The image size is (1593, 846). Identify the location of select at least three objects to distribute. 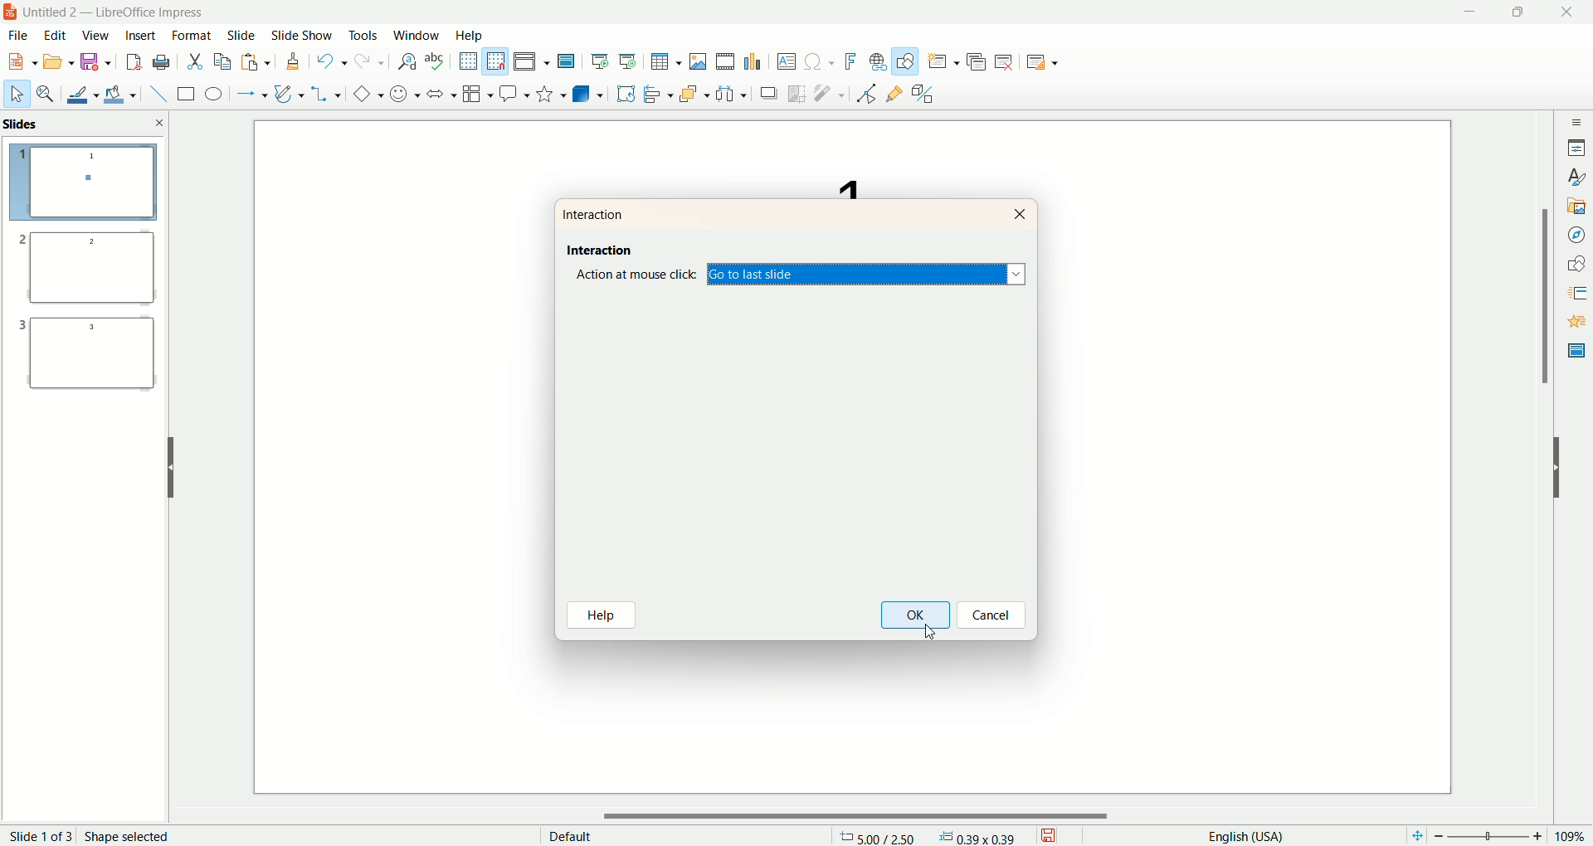
(731, 92).